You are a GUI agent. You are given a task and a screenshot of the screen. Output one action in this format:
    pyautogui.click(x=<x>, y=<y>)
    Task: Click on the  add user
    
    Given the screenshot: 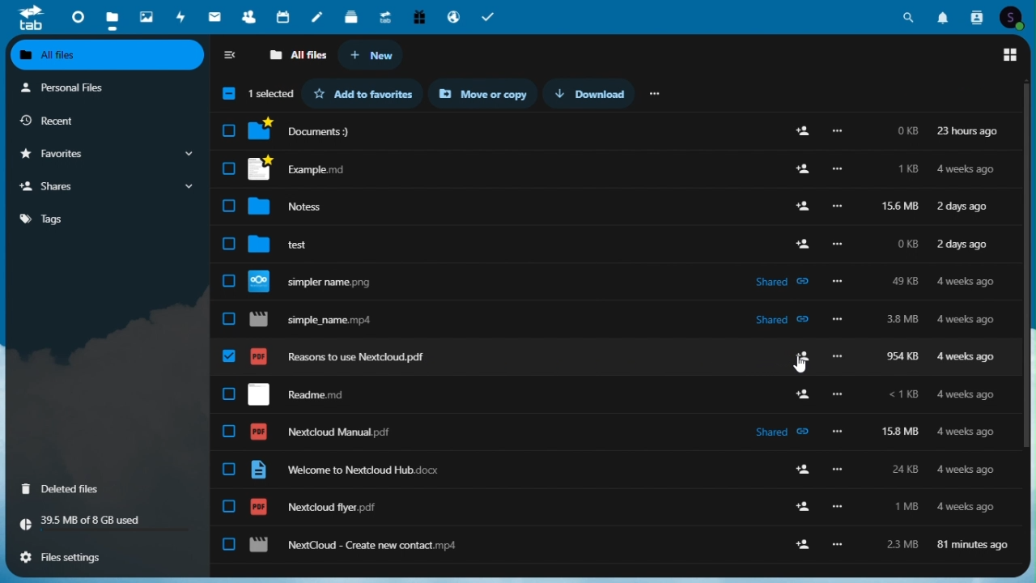 What is the action you would take?
    pyautogui.click(x=803, y=543)
    